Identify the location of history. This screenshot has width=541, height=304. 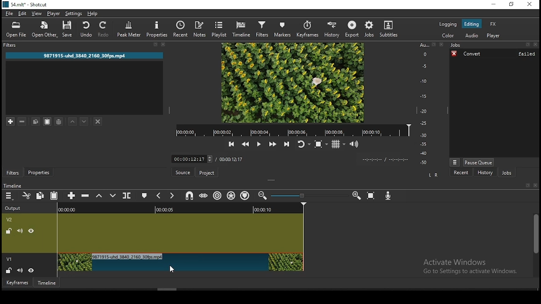
(484, 172).